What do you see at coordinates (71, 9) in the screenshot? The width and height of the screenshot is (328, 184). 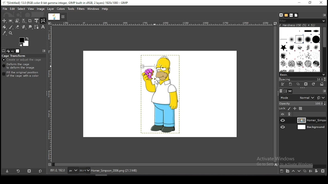 I see `tools` at bounding box center [71, 9].